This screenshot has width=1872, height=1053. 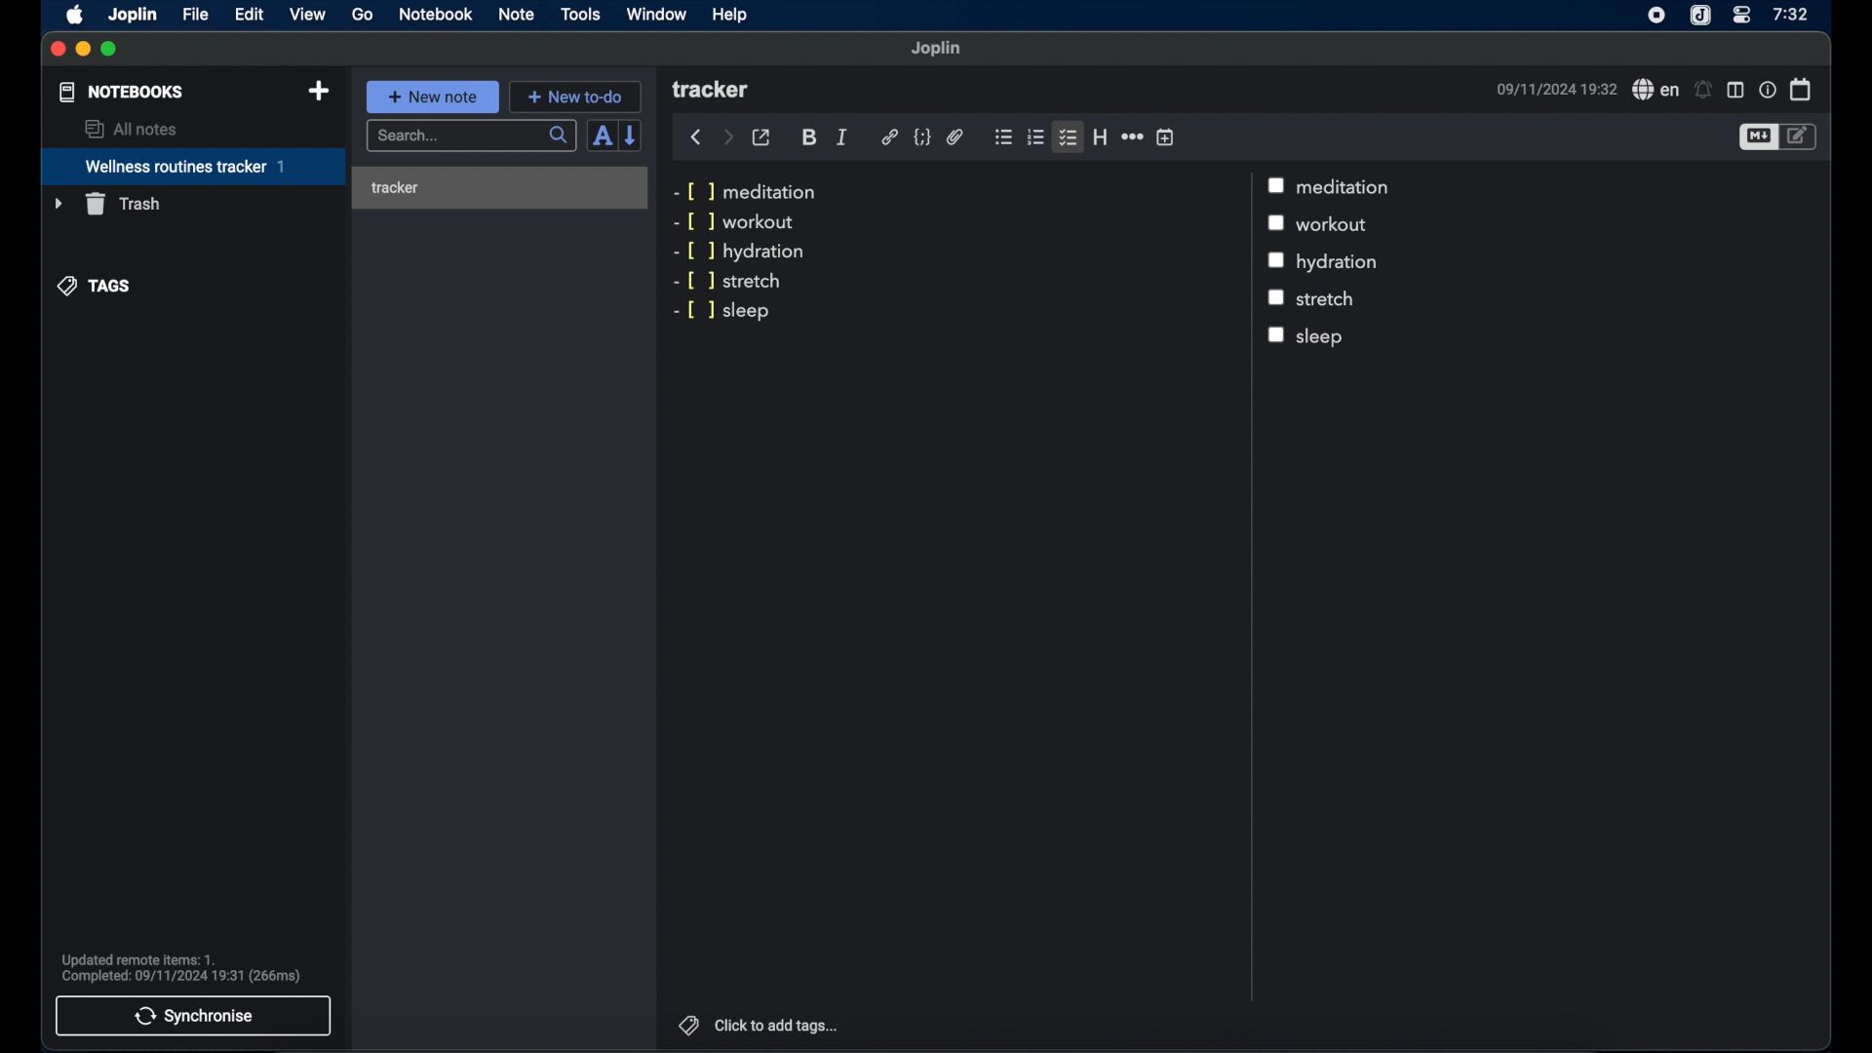 I want to click on stretch, so click(x=1327, y=297).